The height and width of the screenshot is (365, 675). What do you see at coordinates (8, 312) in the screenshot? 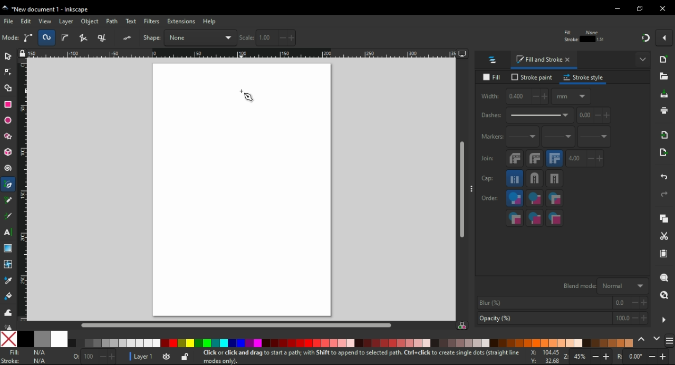
I see `tweak tool` at bounding box center [8, 312].